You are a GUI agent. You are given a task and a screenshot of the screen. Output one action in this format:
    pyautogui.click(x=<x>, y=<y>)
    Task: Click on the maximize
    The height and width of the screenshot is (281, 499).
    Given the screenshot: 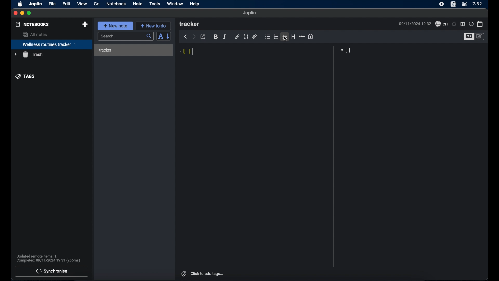 What is the action you would take?
    pyautogui.click(x=29, y=13)
    